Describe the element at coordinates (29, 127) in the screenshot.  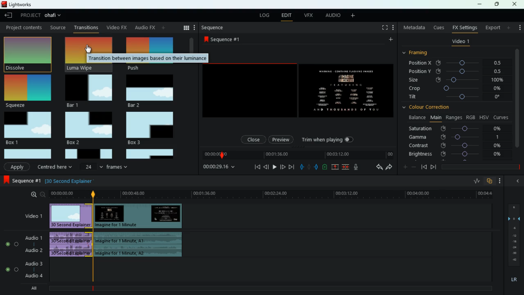
I see `box 1` at that location.